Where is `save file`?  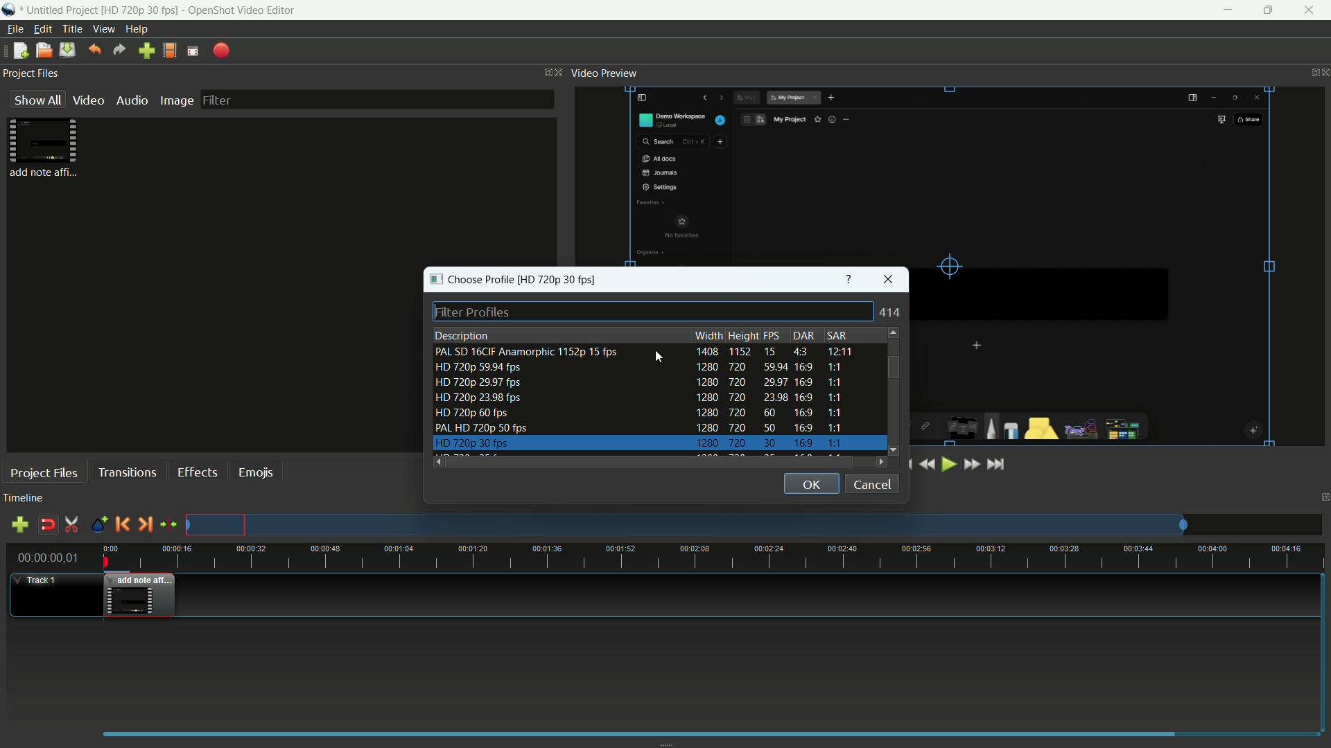 save file is located at coordinates (67, 51).